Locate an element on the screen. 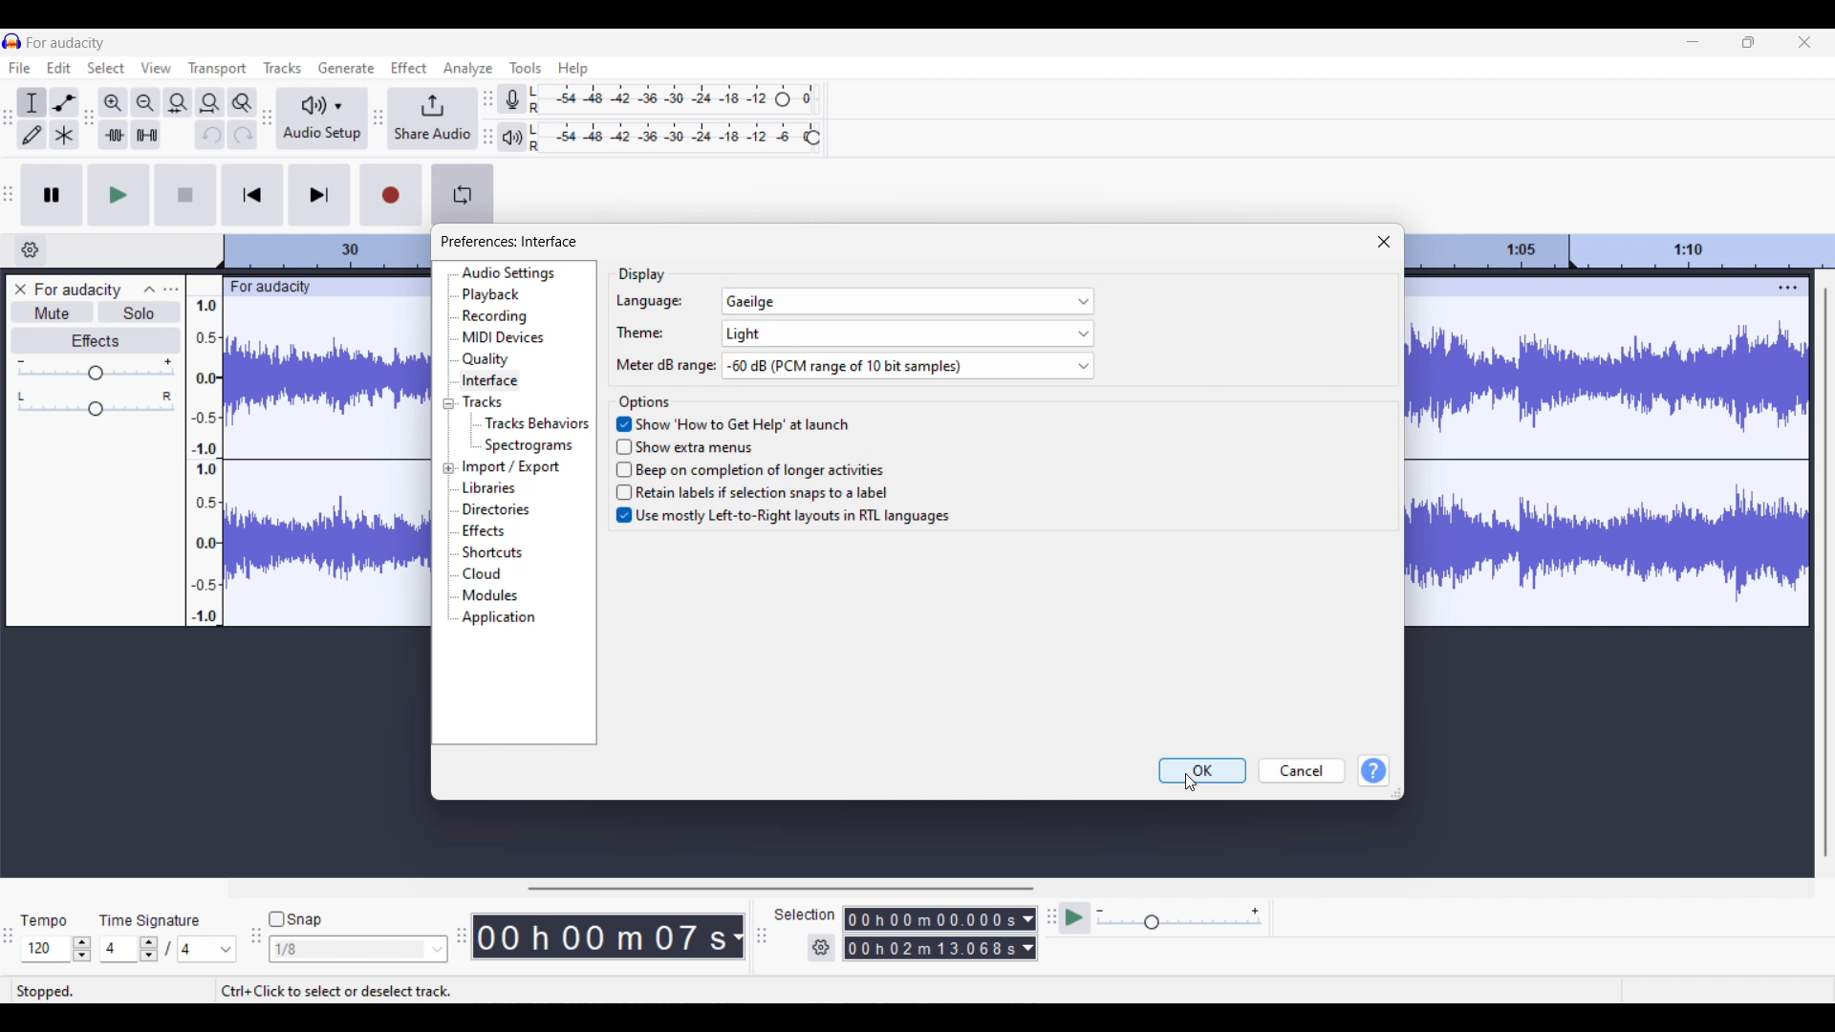 The width and height of the screenshot is (1835, 1032). Playback meter is located at coordinates (510, 137).